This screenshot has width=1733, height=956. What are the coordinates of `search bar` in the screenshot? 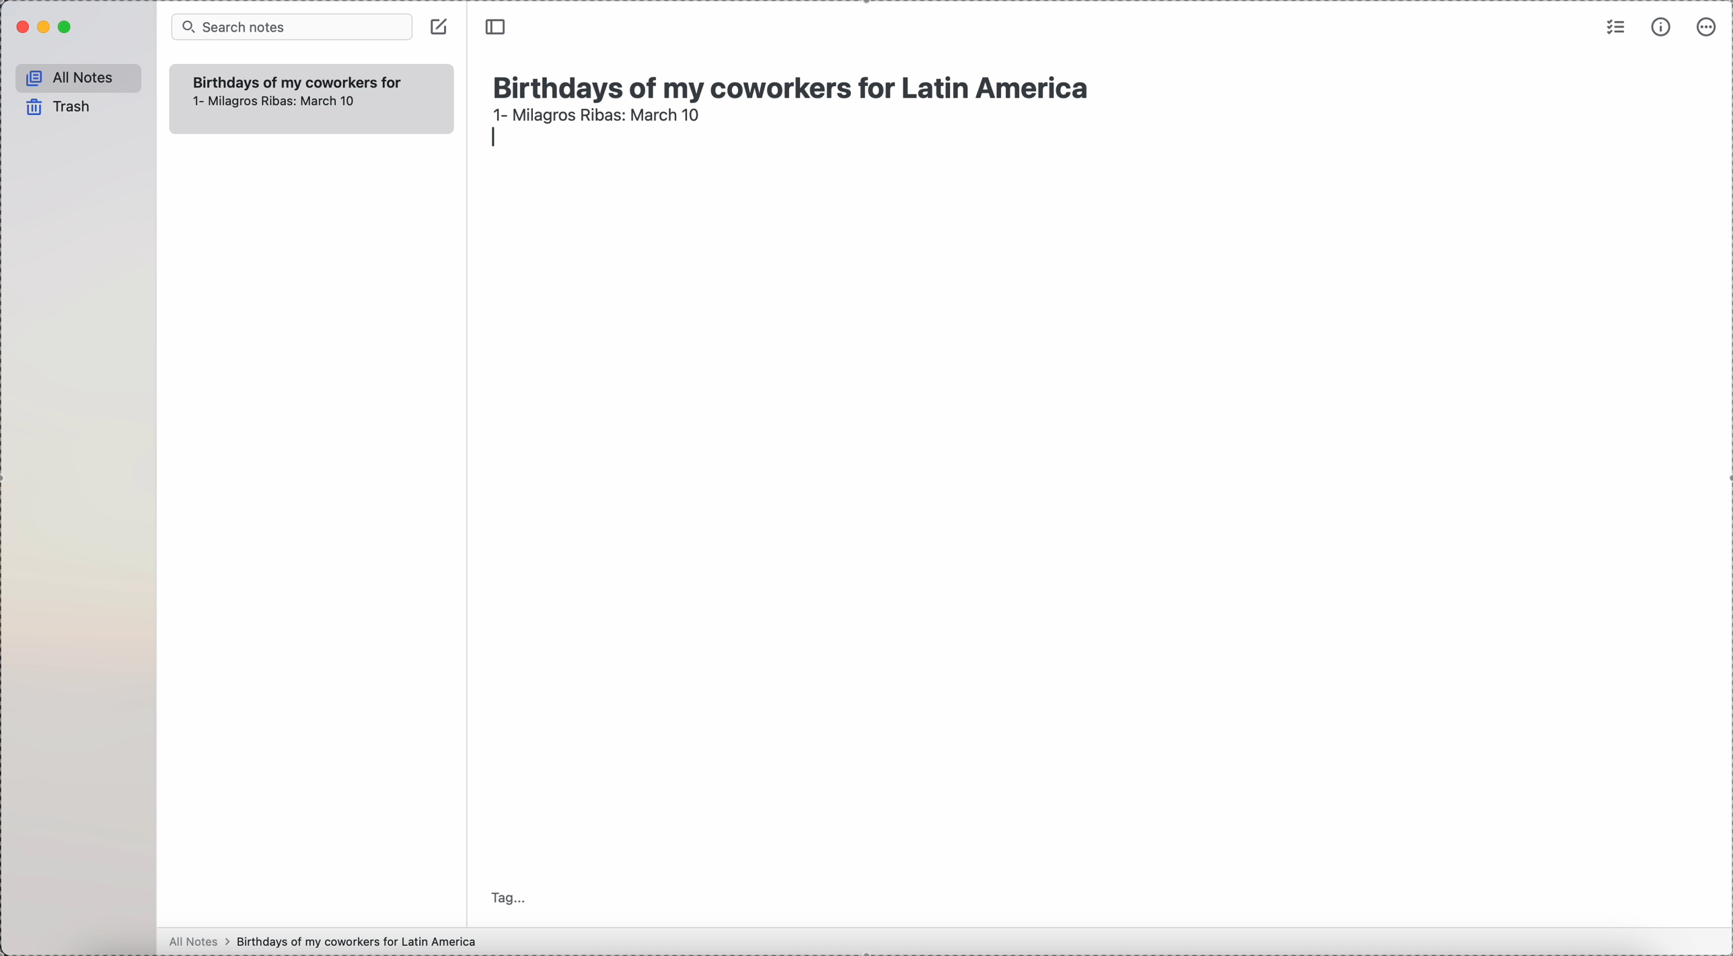 It's located at (291, 26).